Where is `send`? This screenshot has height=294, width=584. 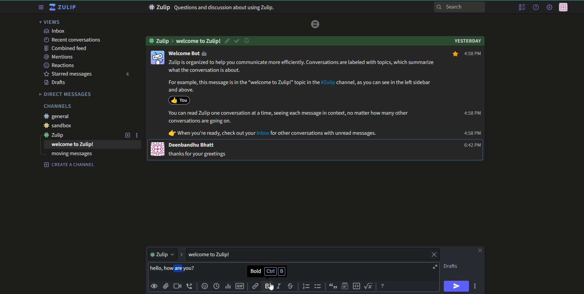
send is located at coordinates (457, 286).